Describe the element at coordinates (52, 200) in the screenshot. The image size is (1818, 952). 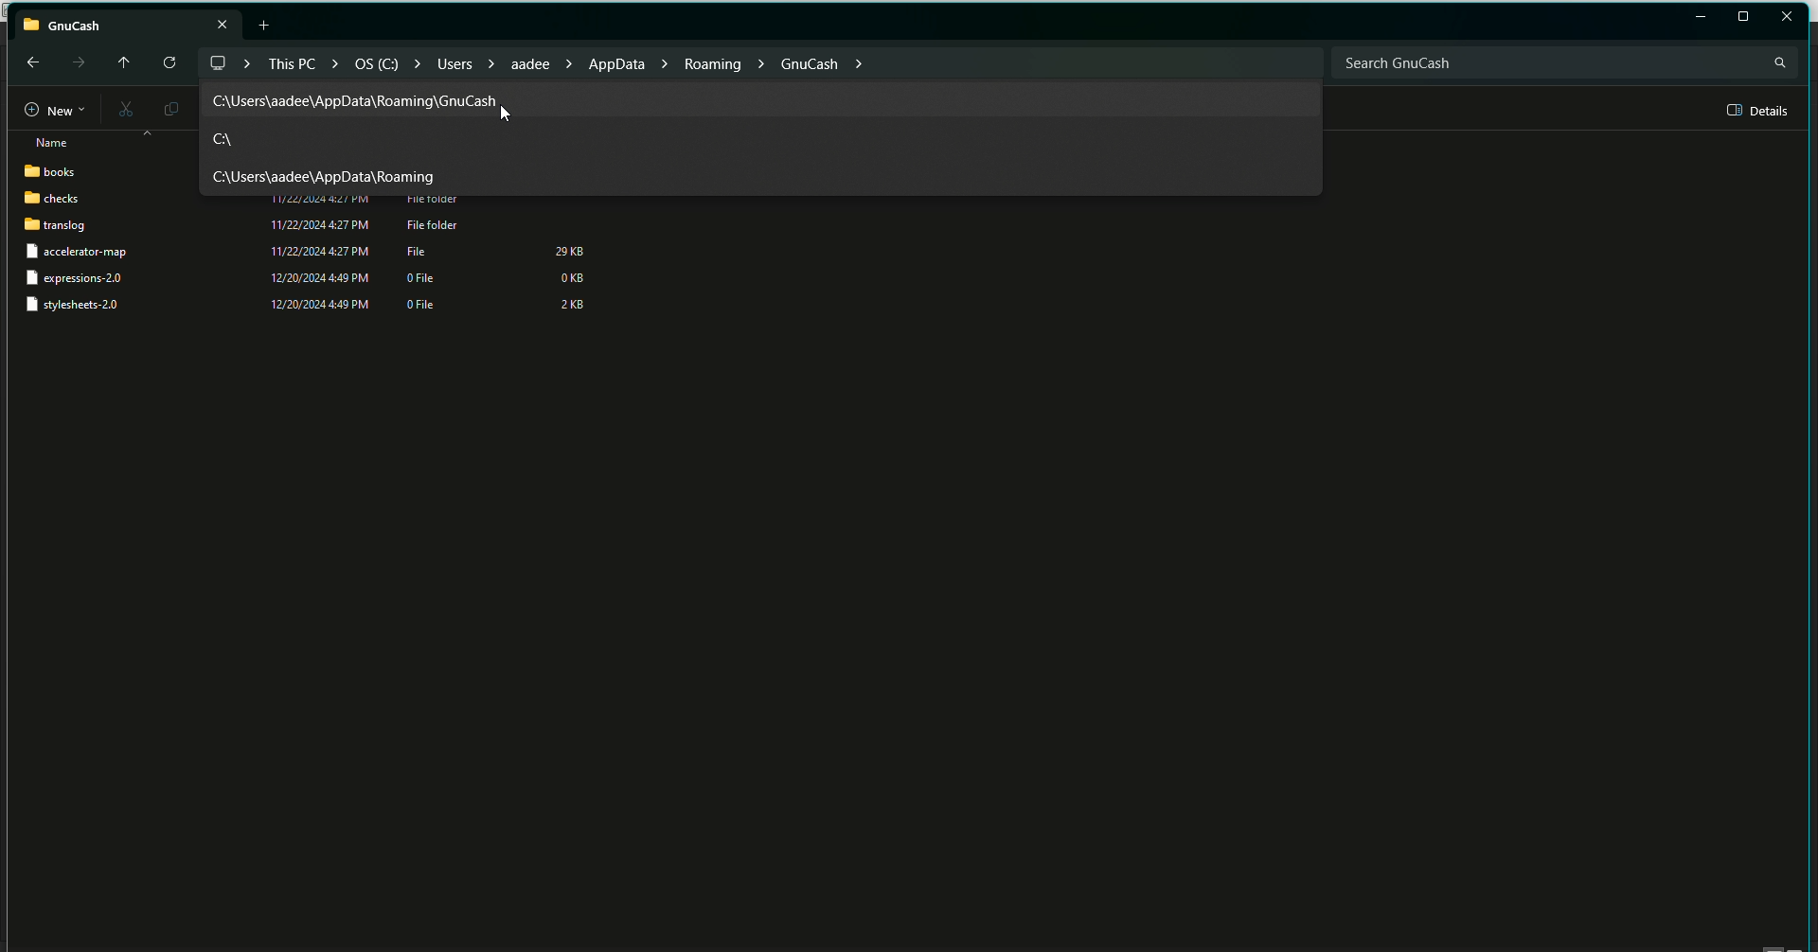
I see `checks` at that location.